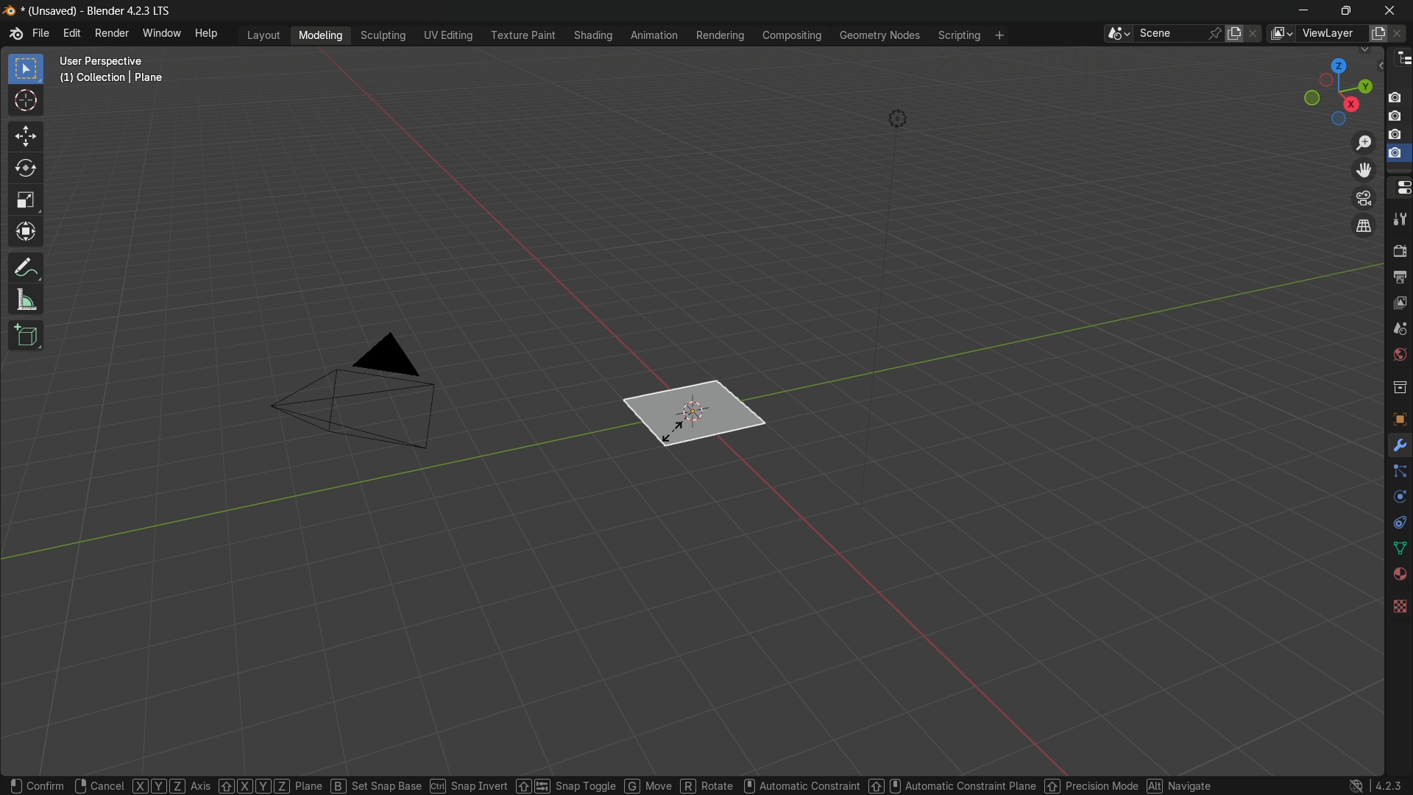 This screenshot has width=1413, height=795. Describe the element at coordinates (592, 35) in the screenshot. I see `shading` at that location.